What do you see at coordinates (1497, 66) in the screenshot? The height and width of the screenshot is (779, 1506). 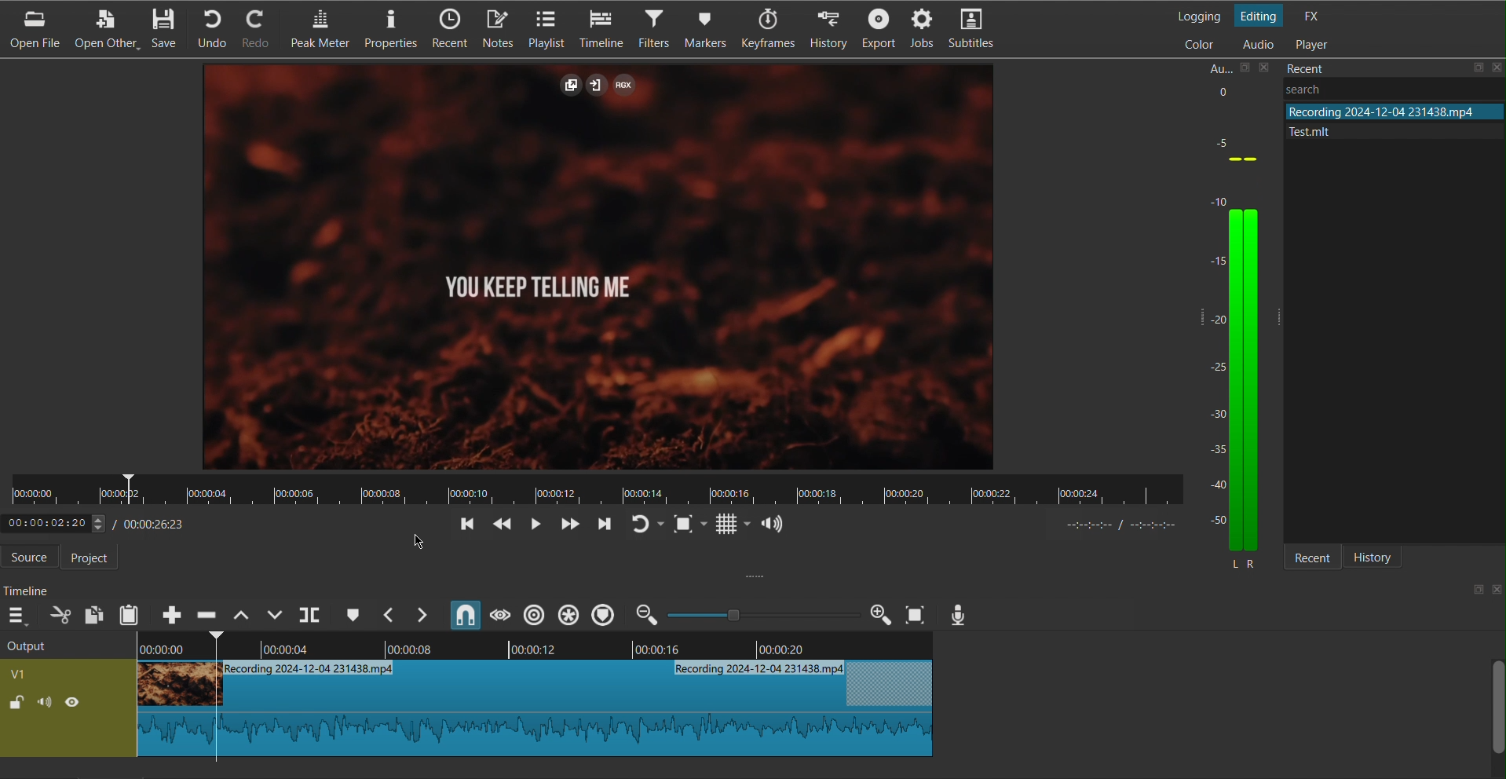 I see `close` at bounding box center [1497, 66].